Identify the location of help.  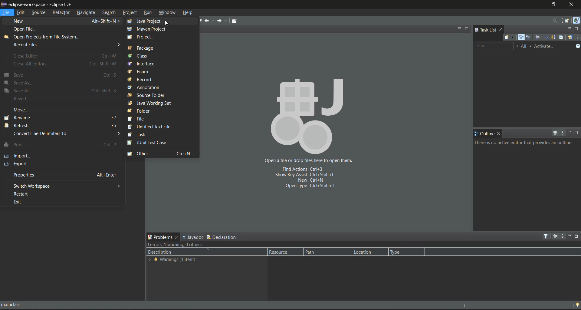
(187, 13).